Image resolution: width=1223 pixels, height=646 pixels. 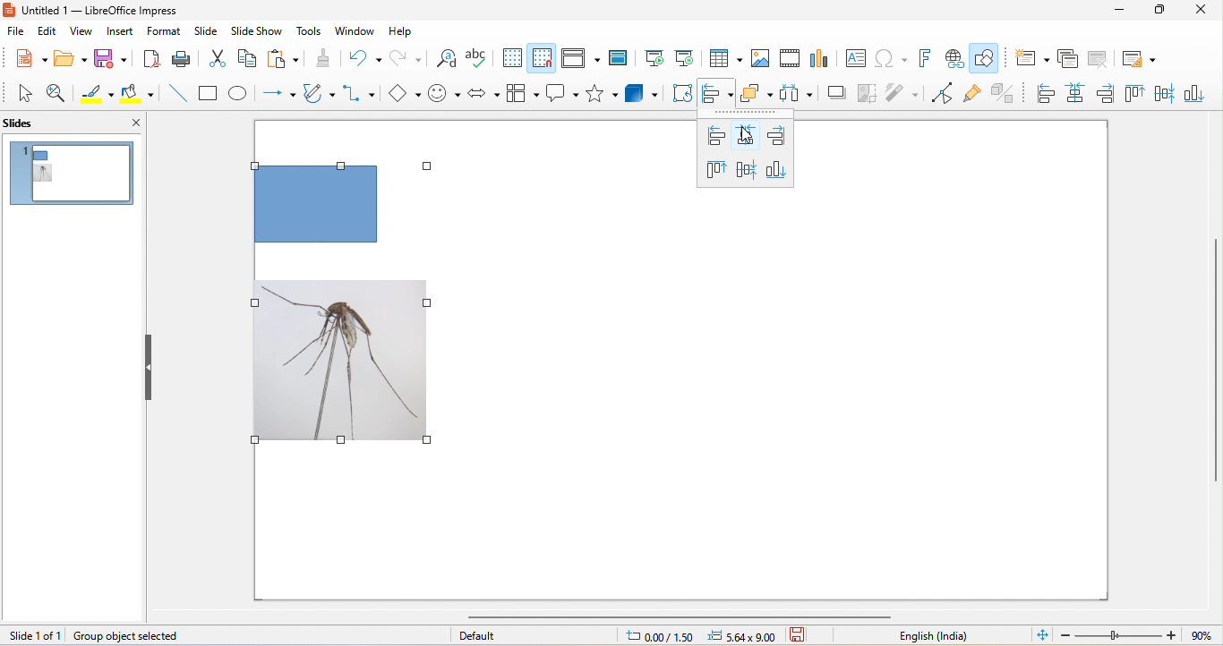 I want to click on table, so click(x=726, y=57).